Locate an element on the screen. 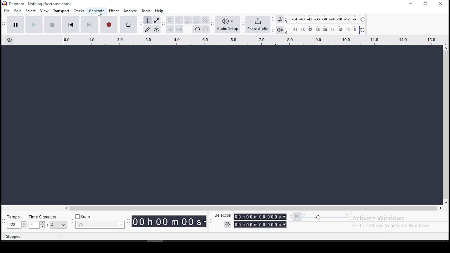 This screenshot has height=253, width=450. tools is located at coordinates (147, 11).